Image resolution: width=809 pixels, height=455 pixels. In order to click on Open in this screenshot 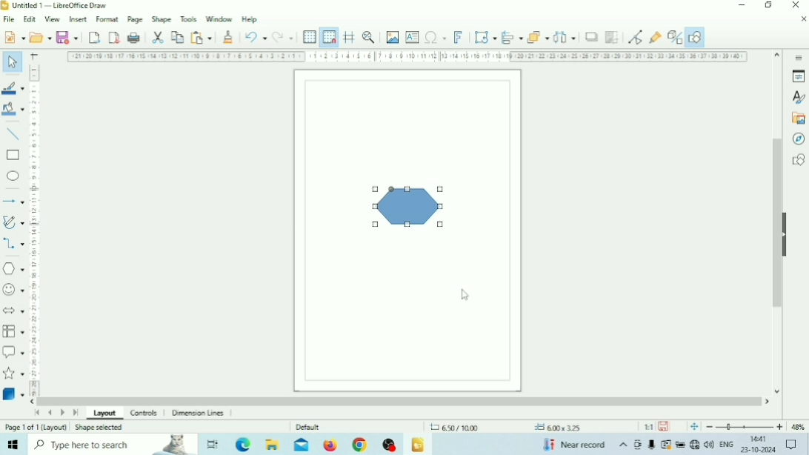, I will do `click(40, 37)`.